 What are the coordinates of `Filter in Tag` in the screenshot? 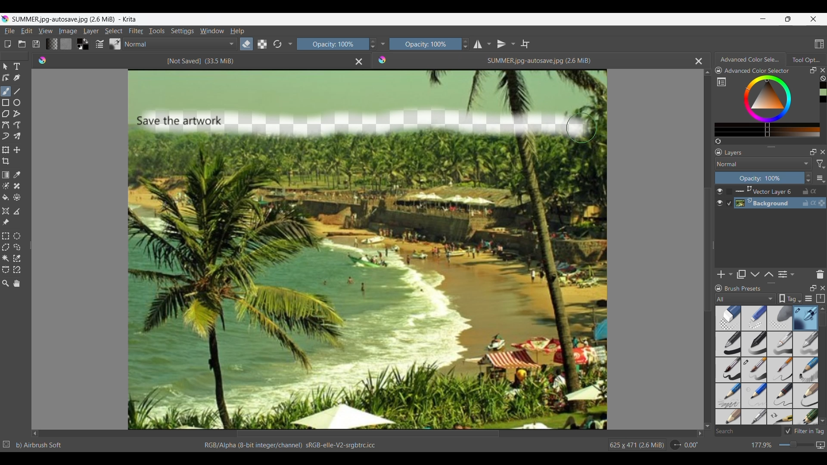 It's located at (804, 431).